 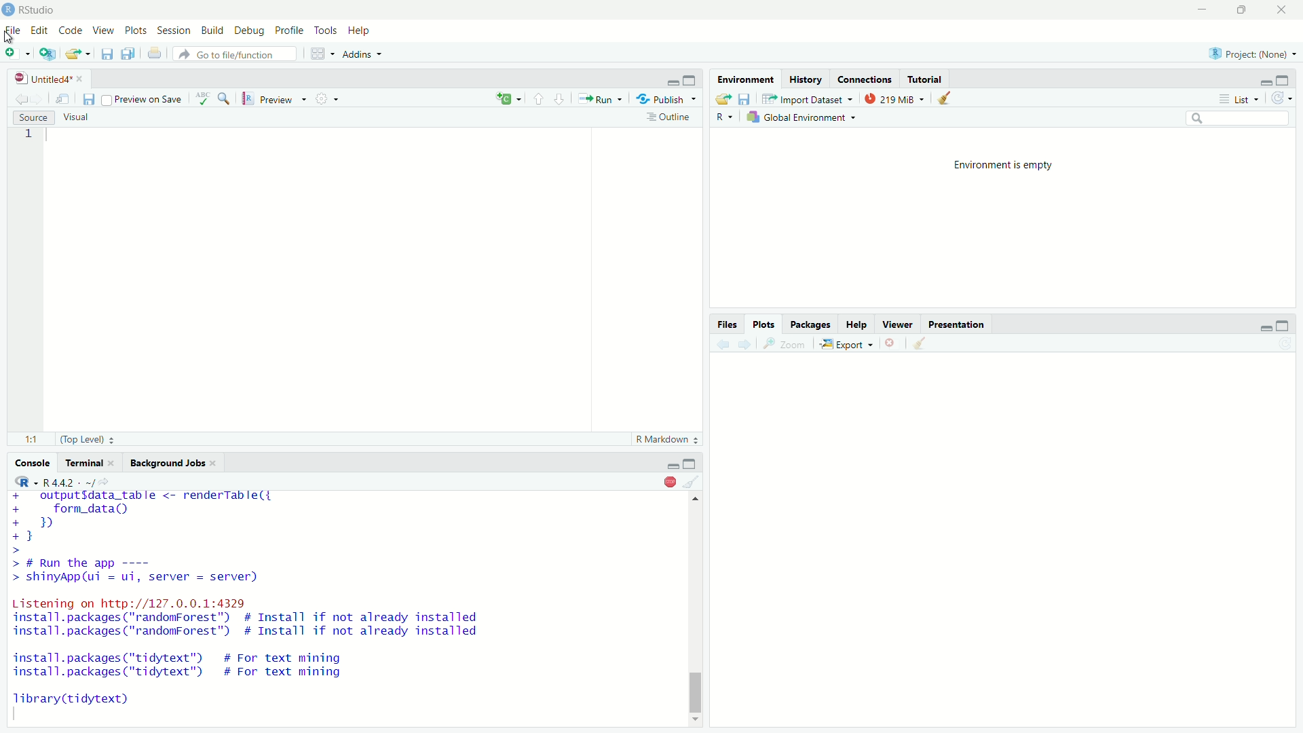 What do you see at coordinates (865, 78) in the screenshot?
I see `Connections` at bounding box center [865, 78].